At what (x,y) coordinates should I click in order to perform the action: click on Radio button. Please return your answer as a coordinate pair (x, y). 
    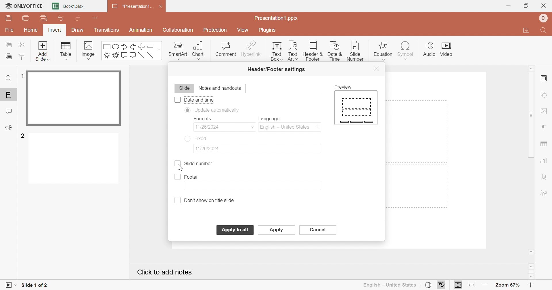
    Looking at the image, I should click on (187, 138).